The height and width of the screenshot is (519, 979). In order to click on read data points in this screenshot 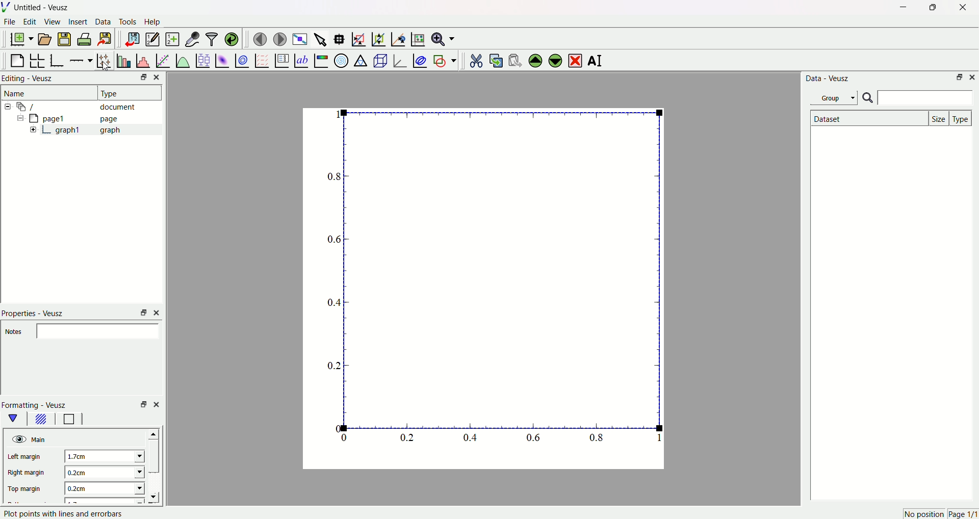, I will do `click(341, 37)`.